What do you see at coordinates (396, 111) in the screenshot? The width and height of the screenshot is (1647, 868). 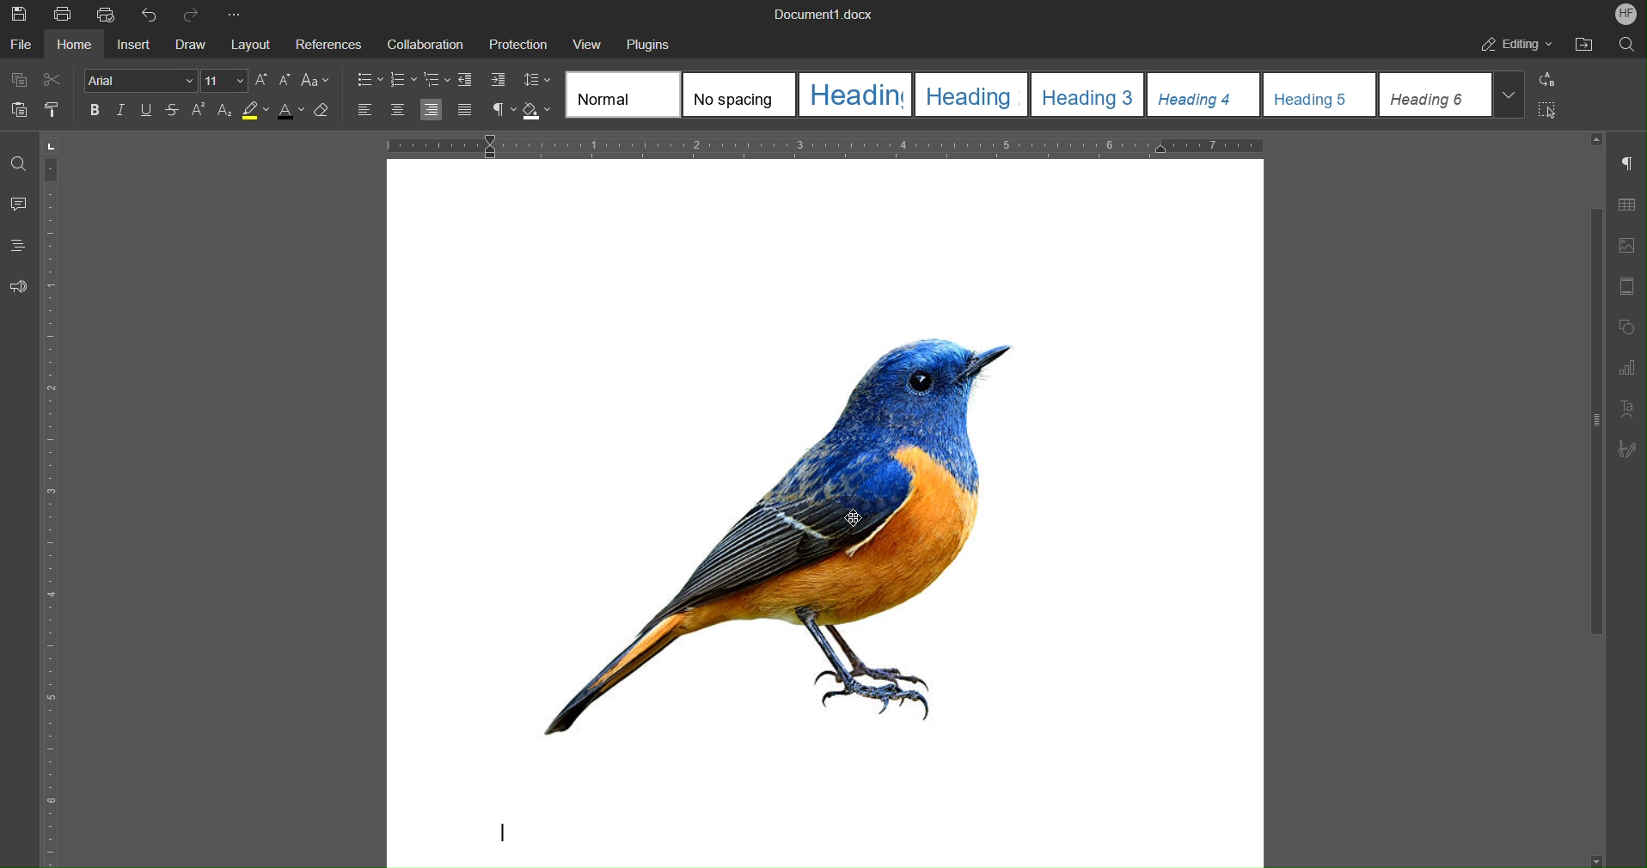 I see `Align Center` at bounding box center [396, 111].